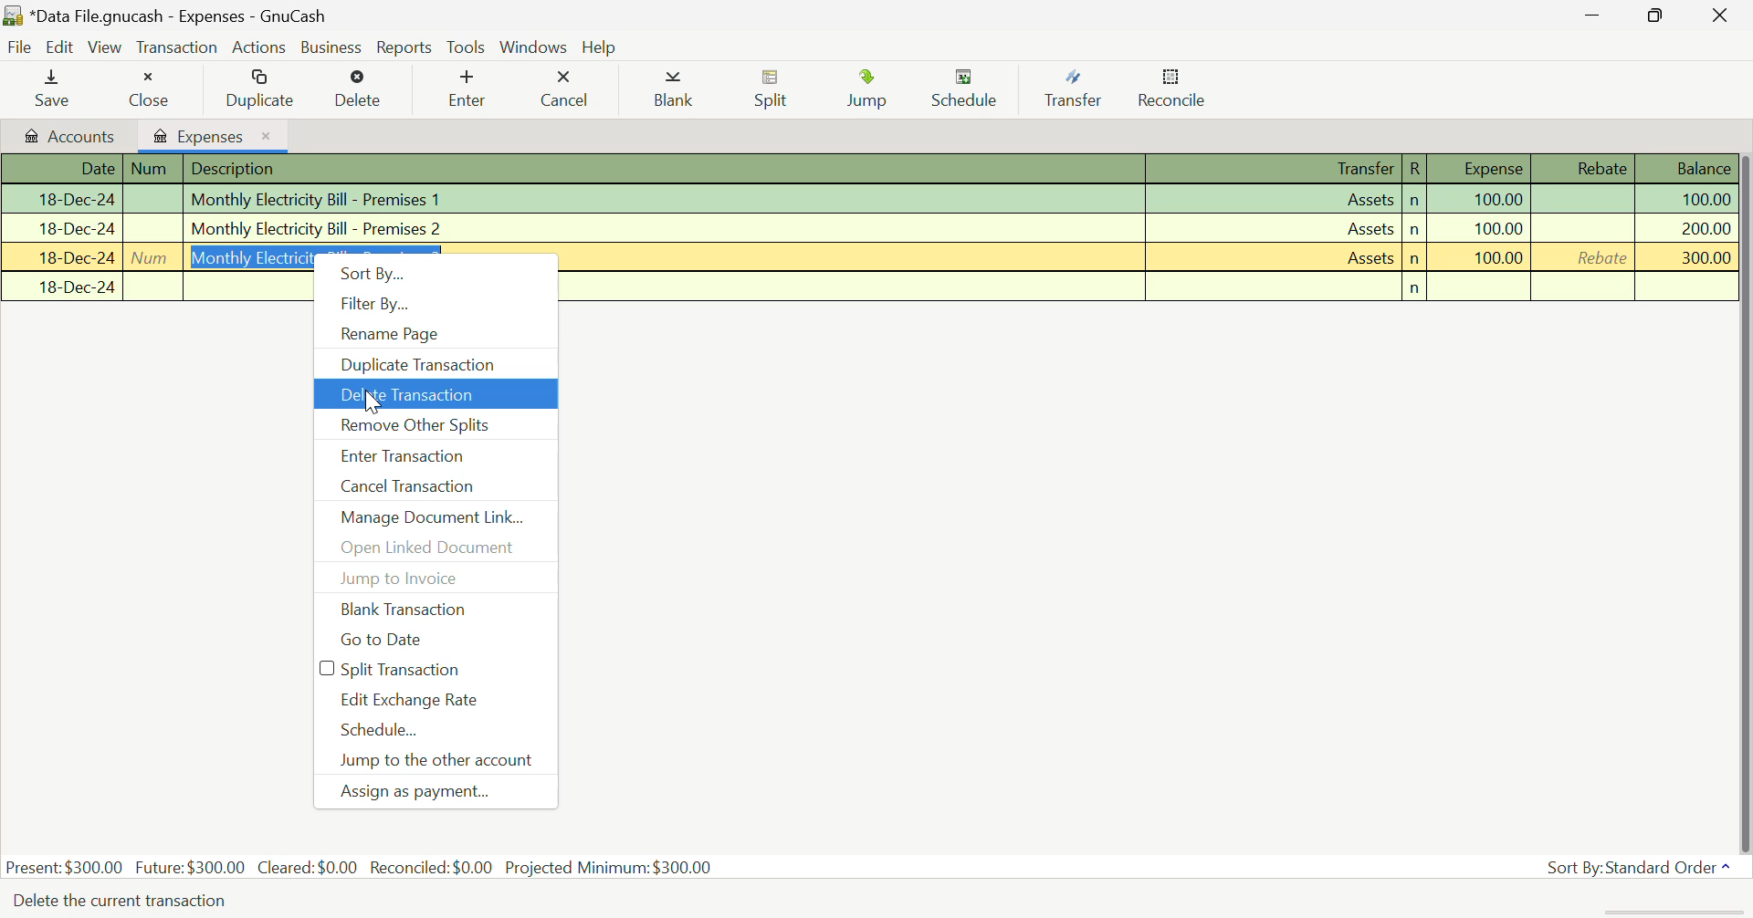 The width and height of the screenshot is (1753, 918). Describe the element at coordinates (870, 201) in the screenshot. I see `Monthly Electricity Bill - Premises 1` at that location.